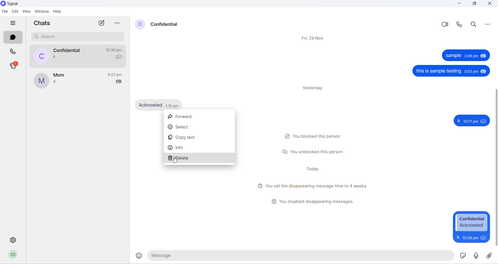  Describe the element at coordinates (42, 23) in the screenshot. I see `chats heading` at that location.